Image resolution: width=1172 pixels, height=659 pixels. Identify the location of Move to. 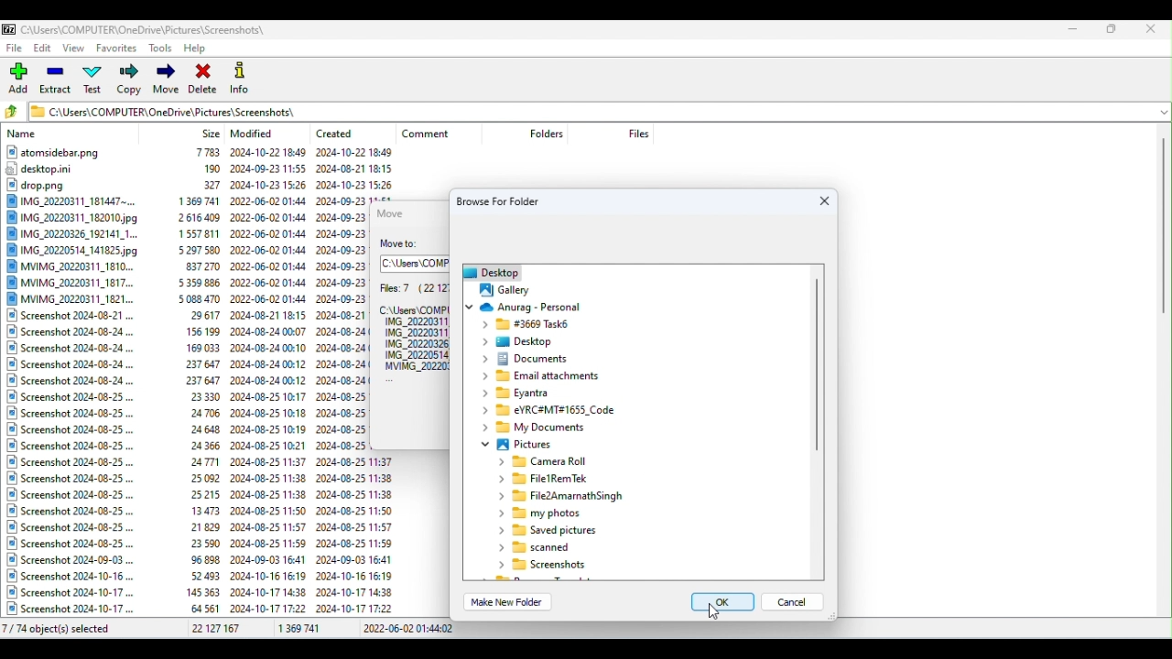
(406, 244).